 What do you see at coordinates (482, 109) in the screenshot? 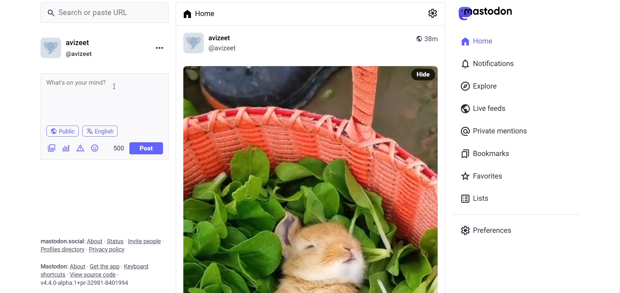
I see `Live Feeds` at bounding box center [482, 109].